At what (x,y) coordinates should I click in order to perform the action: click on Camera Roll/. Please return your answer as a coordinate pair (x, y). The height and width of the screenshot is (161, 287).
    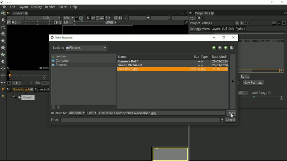
    Looking at the image, I should click on (129, 61).